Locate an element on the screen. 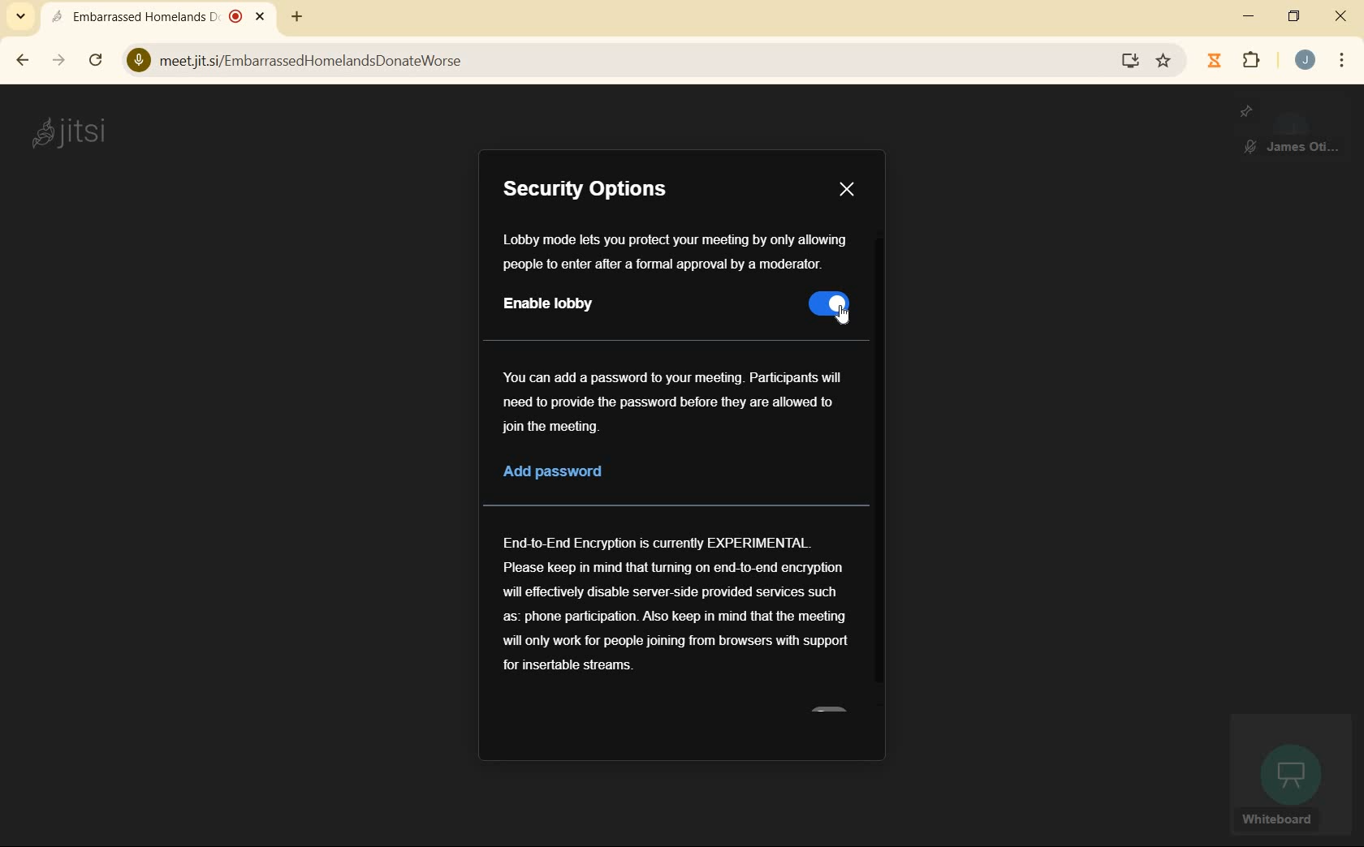 This screenshot has width=1364, height=847. close is located at coordinates (1341, 17).